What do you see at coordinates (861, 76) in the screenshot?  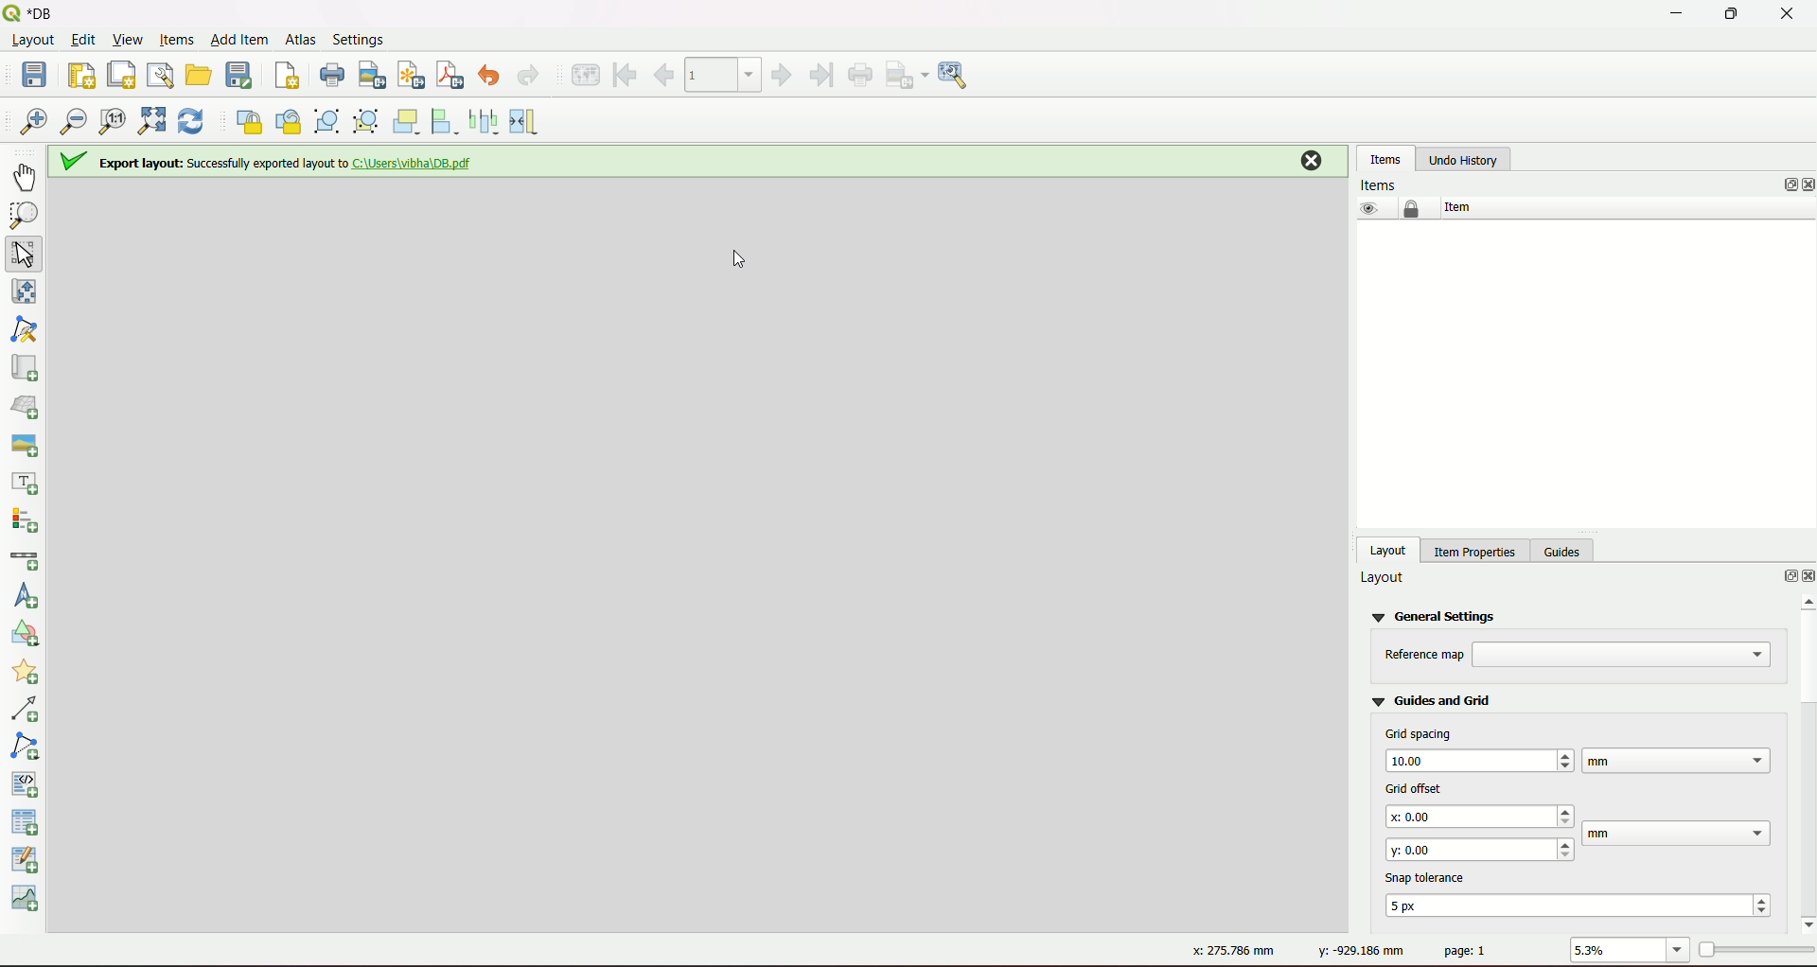 I see `print atlas` at bounding box center [861, 76].